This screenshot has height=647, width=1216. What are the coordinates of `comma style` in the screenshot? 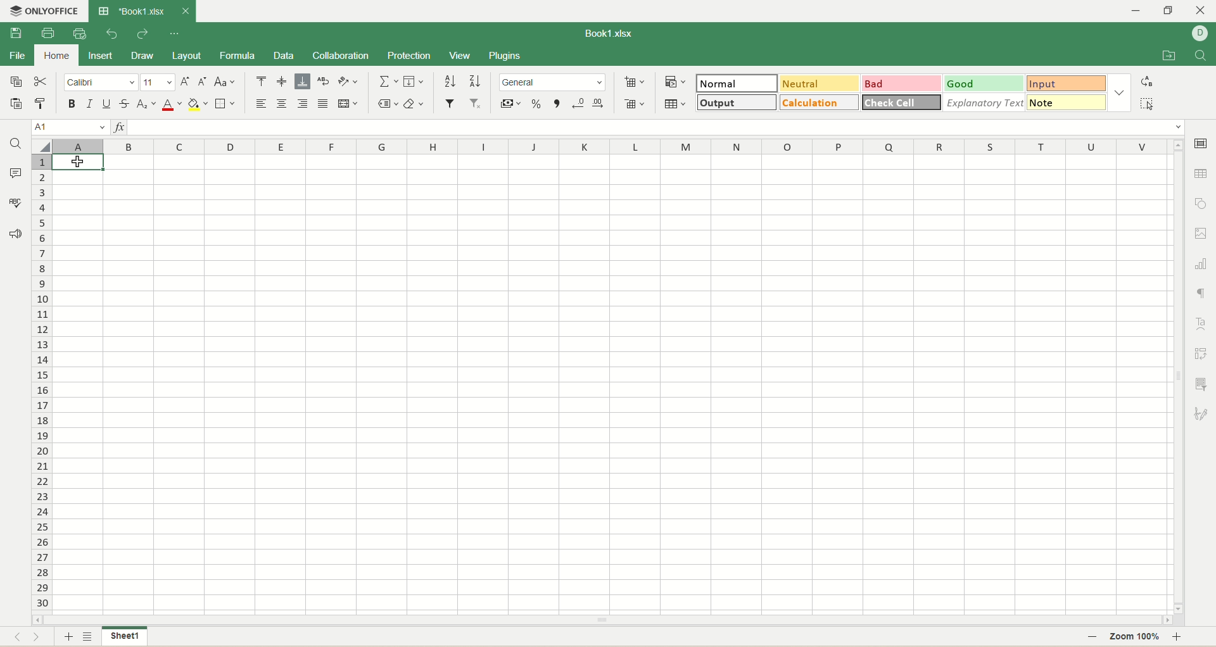 It's located at (557, 103).